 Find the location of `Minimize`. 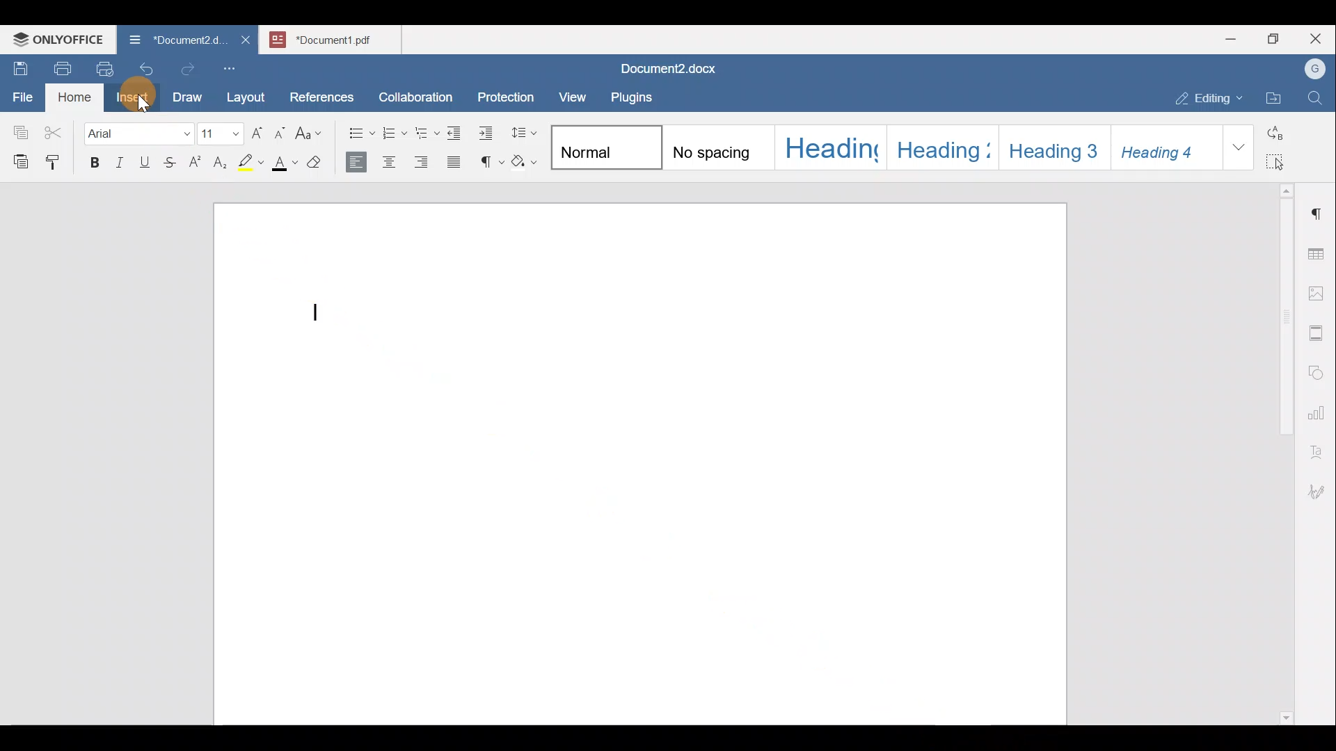

Minimize is located at coordinates (1230, 38).